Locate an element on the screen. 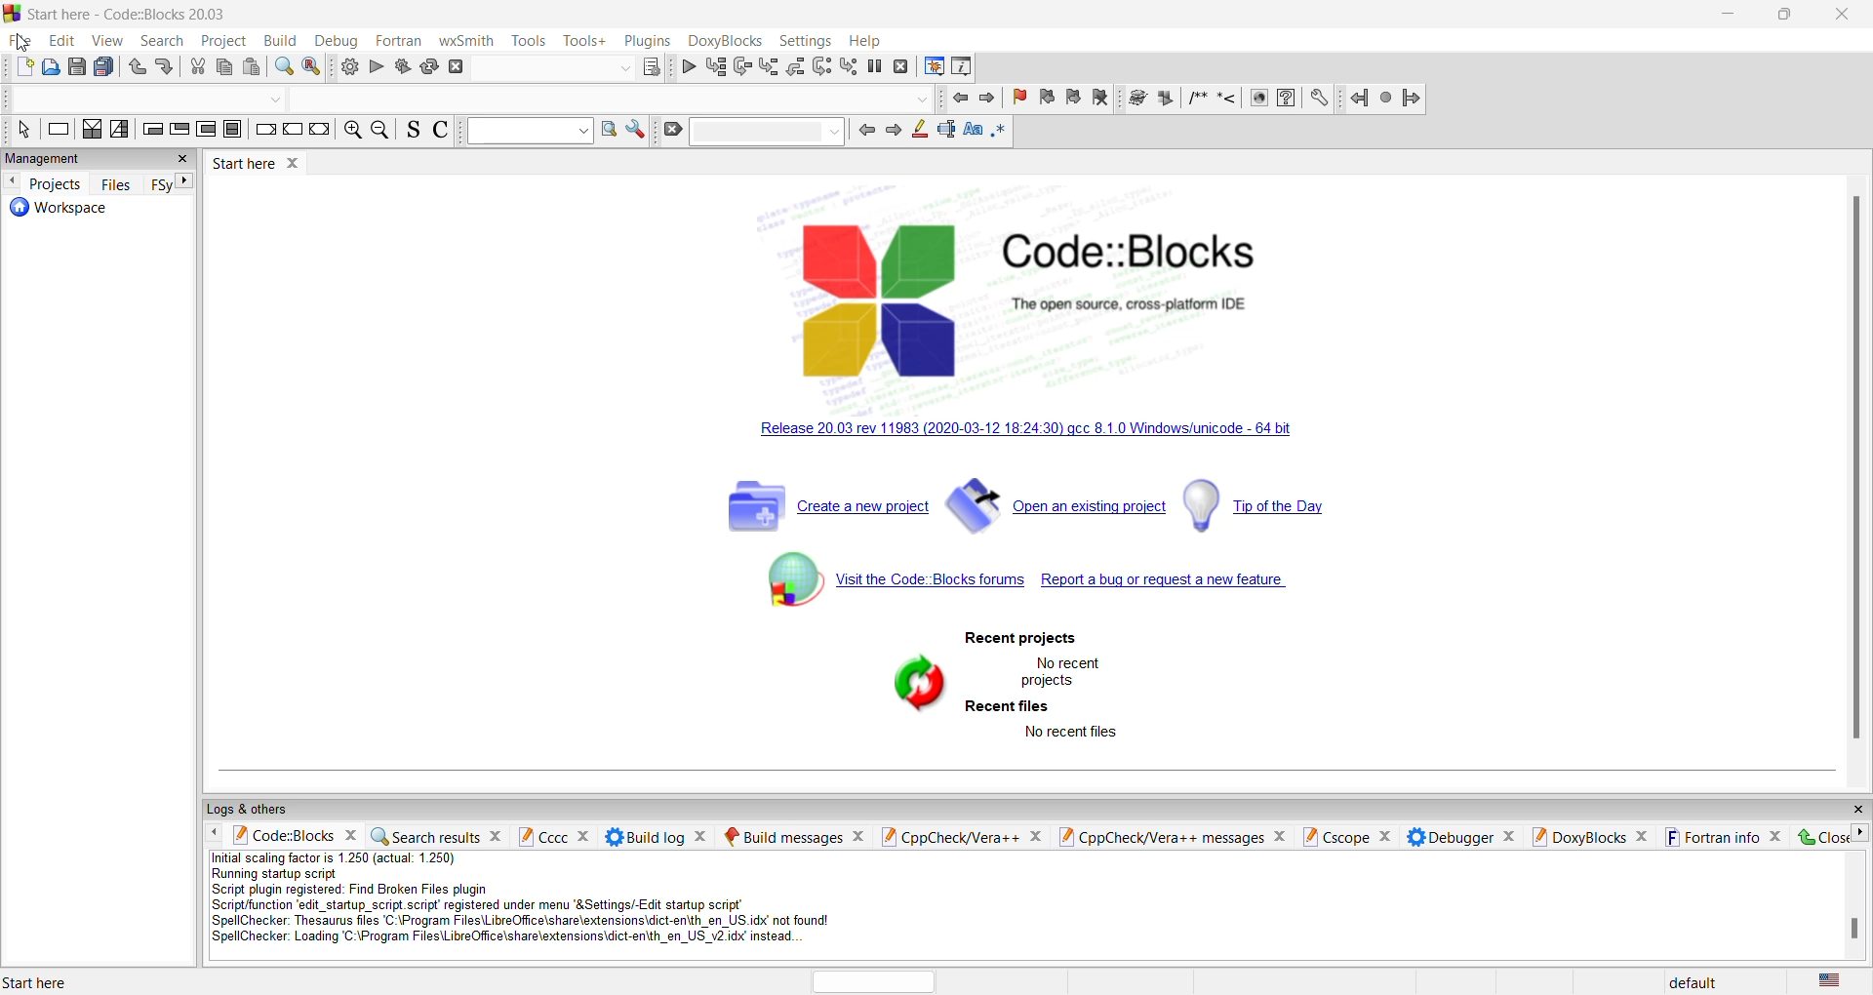 This screenshot has height=995, width=1873. less than is located at coordinates (1227, 99).